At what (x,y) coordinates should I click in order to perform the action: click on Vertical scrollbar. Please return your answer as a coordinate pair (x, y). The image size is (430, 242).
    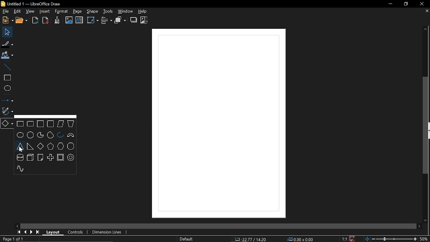
    Looking at the image, I should click on (426, 125).